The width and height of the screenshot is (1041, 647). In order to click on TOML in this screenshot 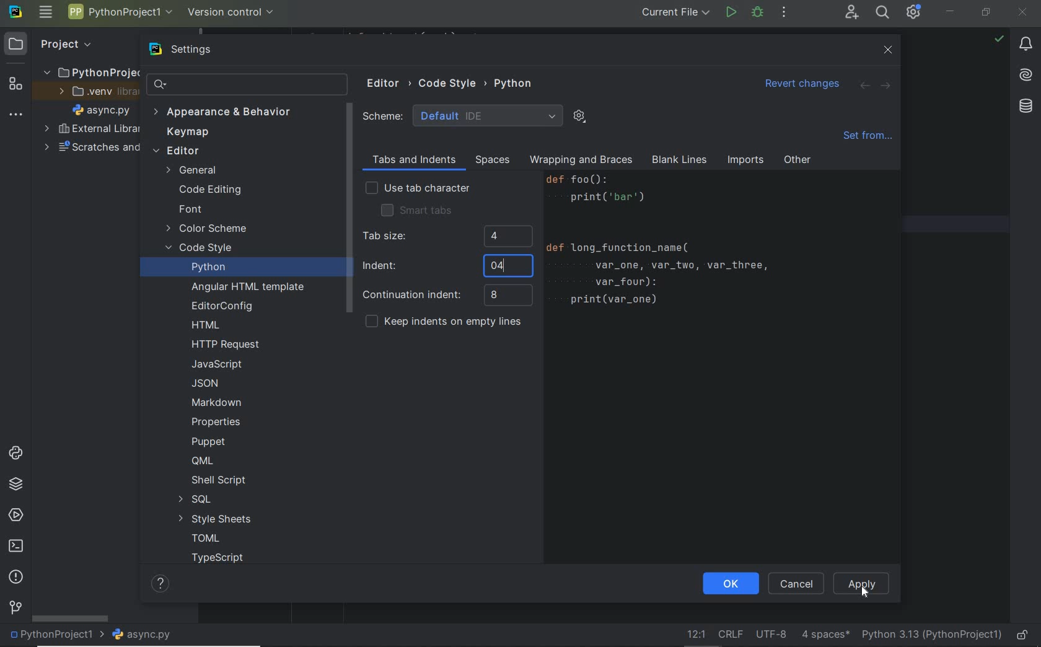, I will do `click(204, 539)`.